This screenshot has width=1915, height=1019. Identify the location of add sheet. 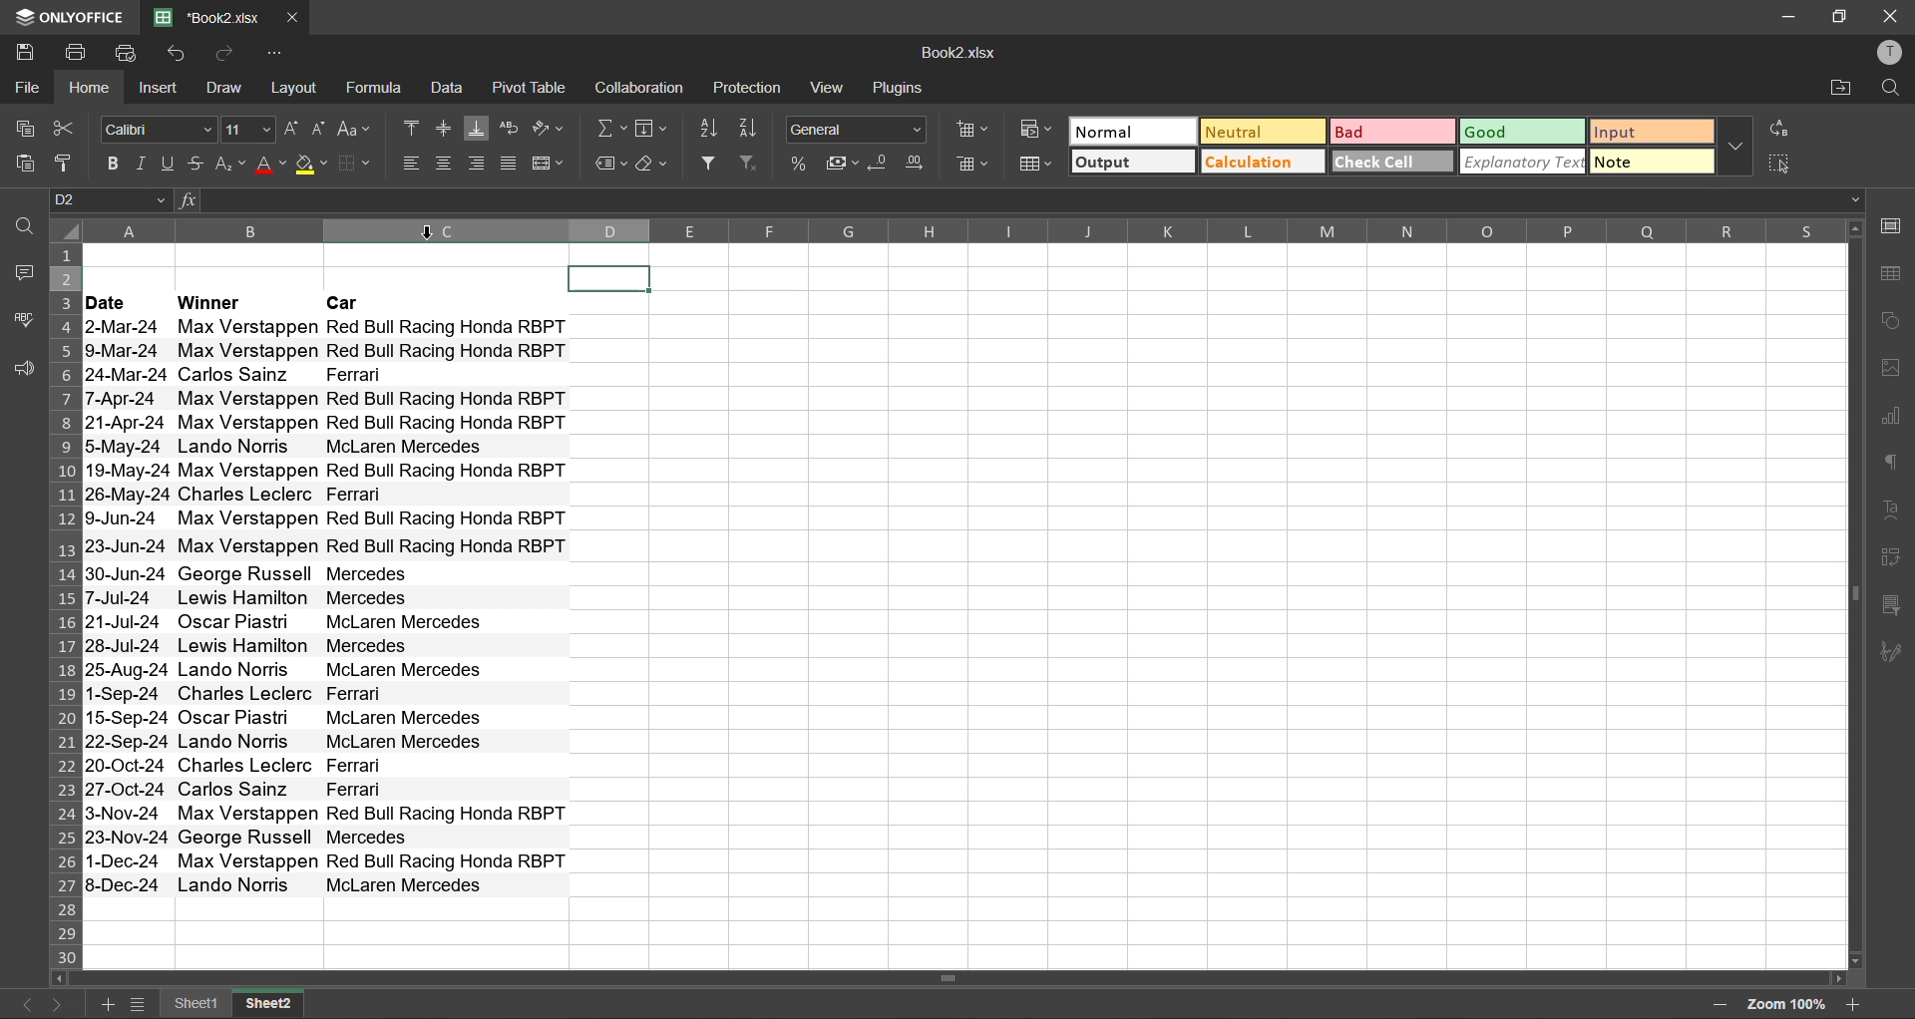
(111, 1005).